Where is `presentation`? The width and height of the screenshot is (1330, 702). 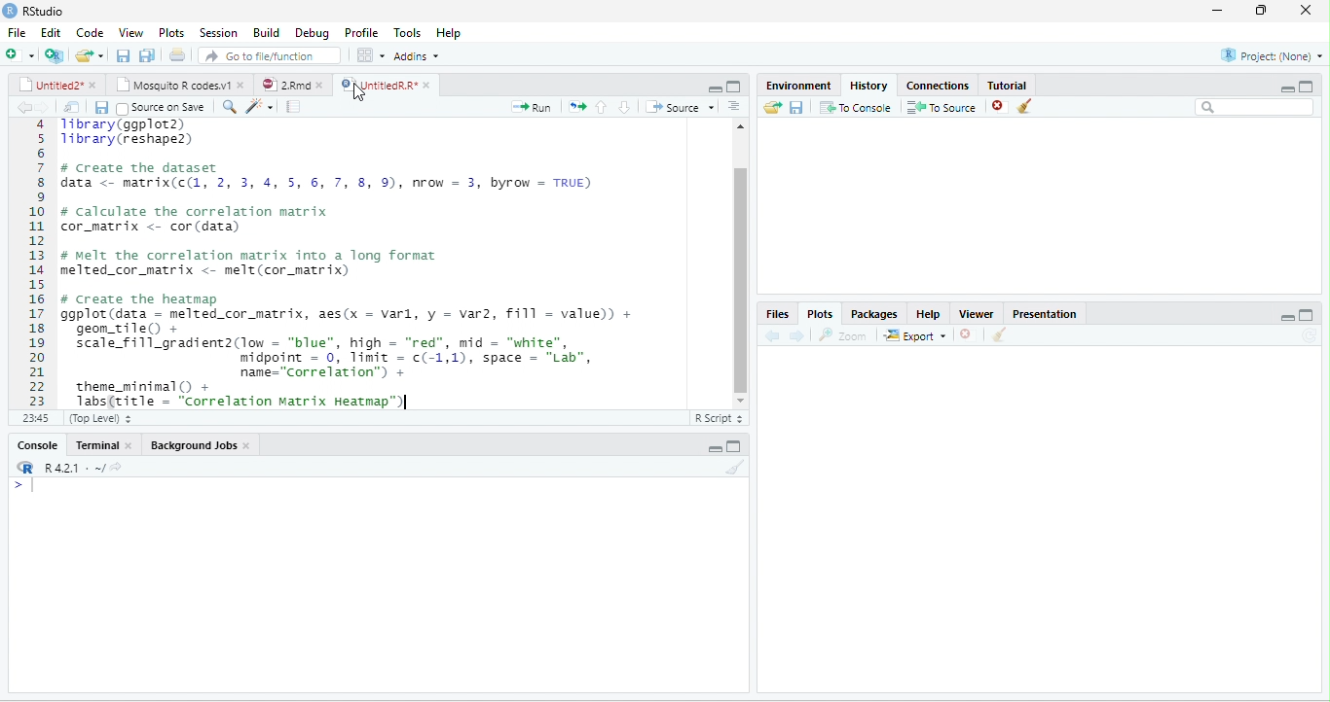
presentation is located at coordinates (1049, 311).